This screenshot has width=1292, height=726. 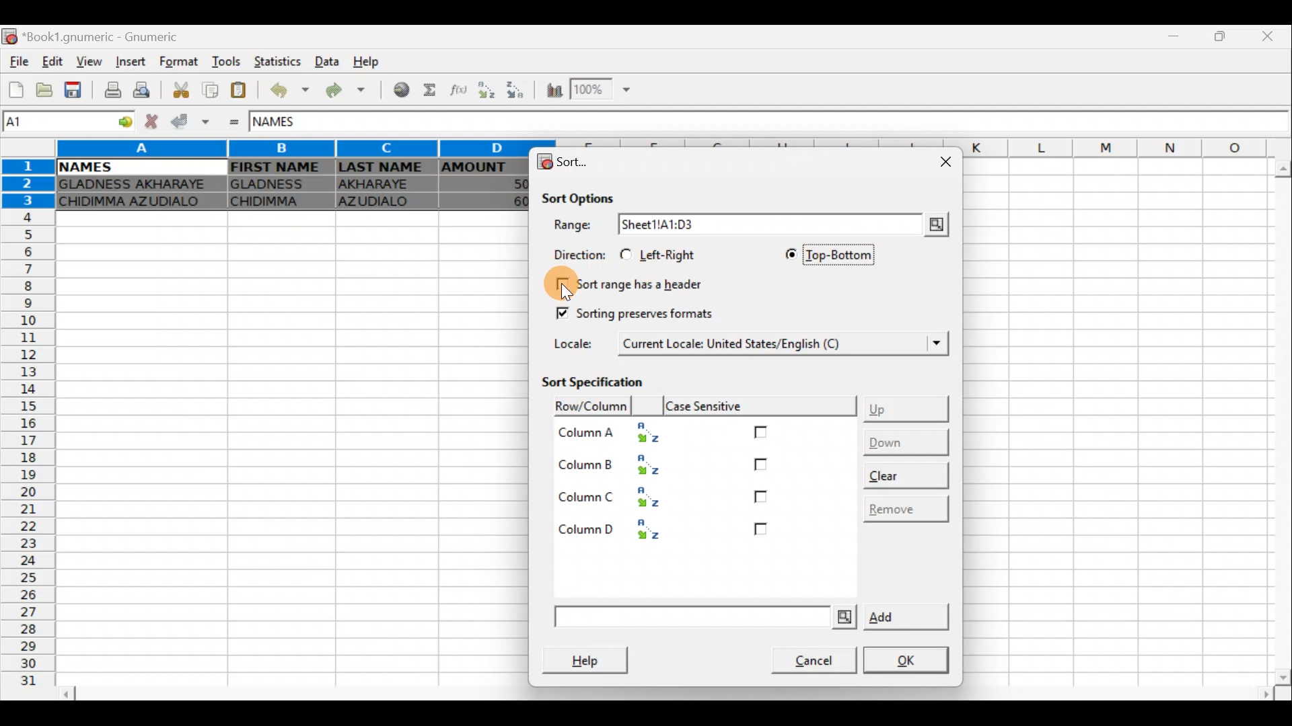 I want to click on Scroll bar, so click(x=665, y=700).